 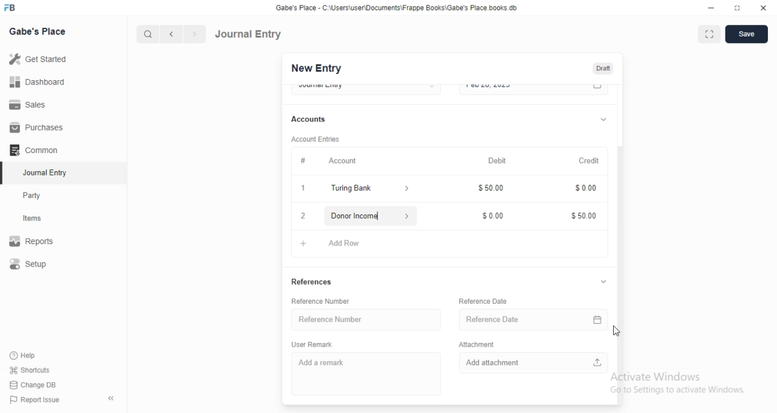 What do you see at coordinates (764, 9) in the screenshot?
I see `close` at bounding box center [764, 9].